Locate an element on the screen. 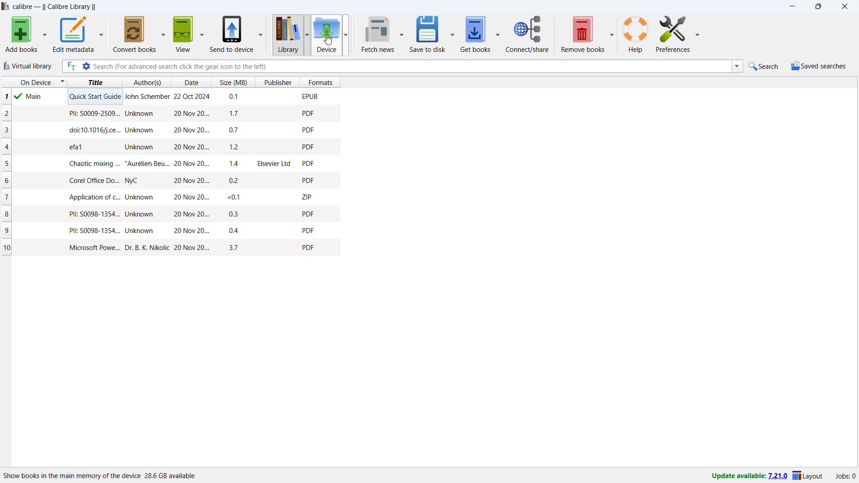 This screenshot has width=859, height=483. save to disk options is located at coordinates (452, 33).